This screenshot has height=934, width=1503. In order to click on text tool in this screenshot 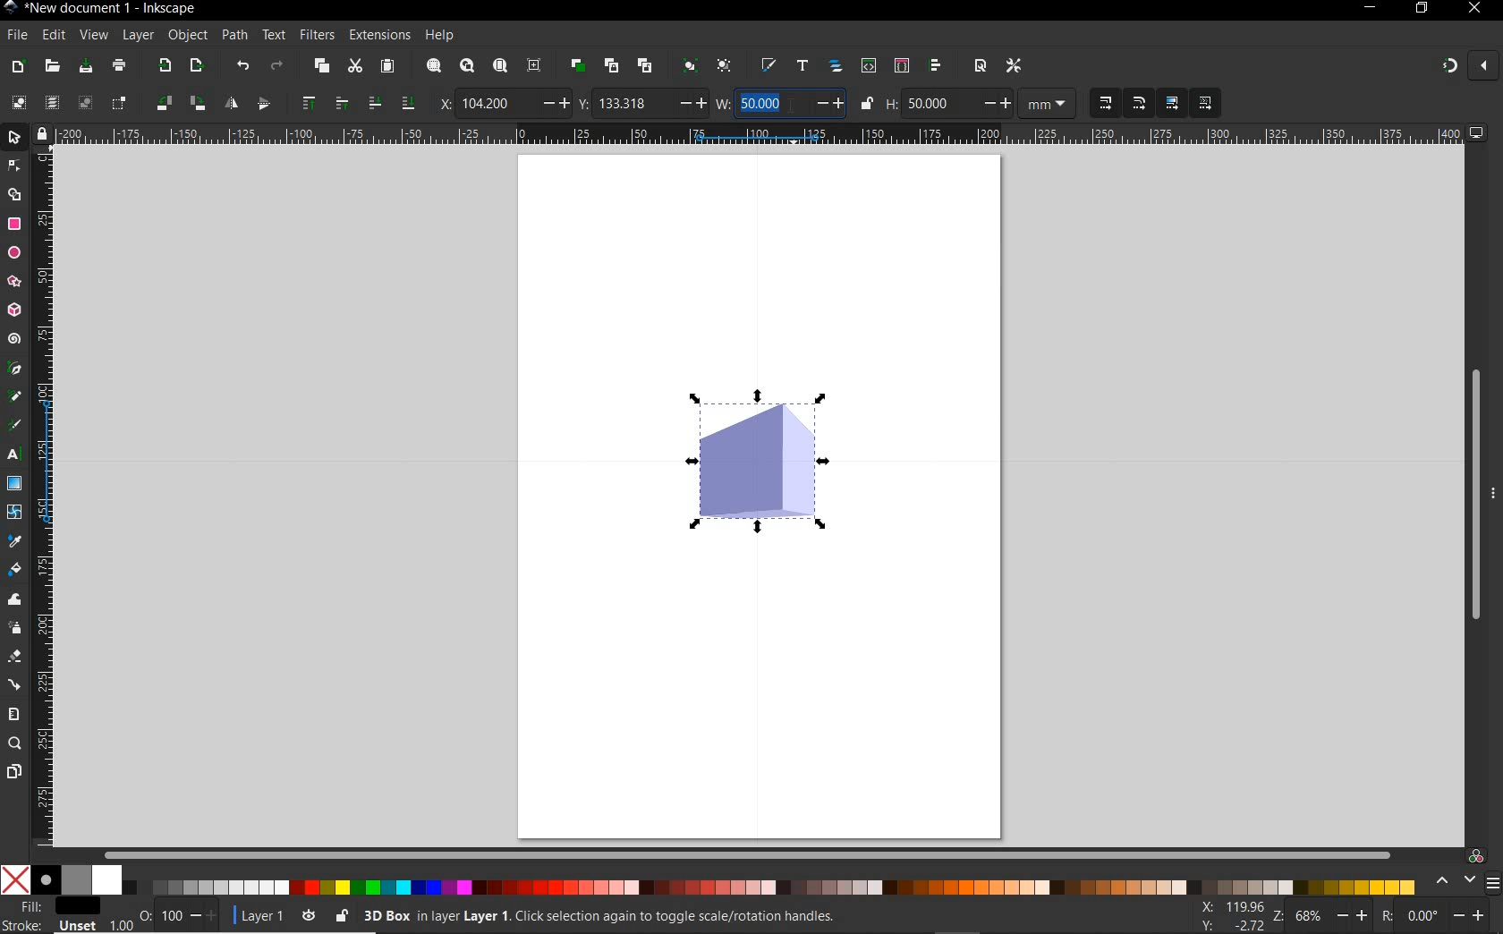, I will do `click(13, 456)`.